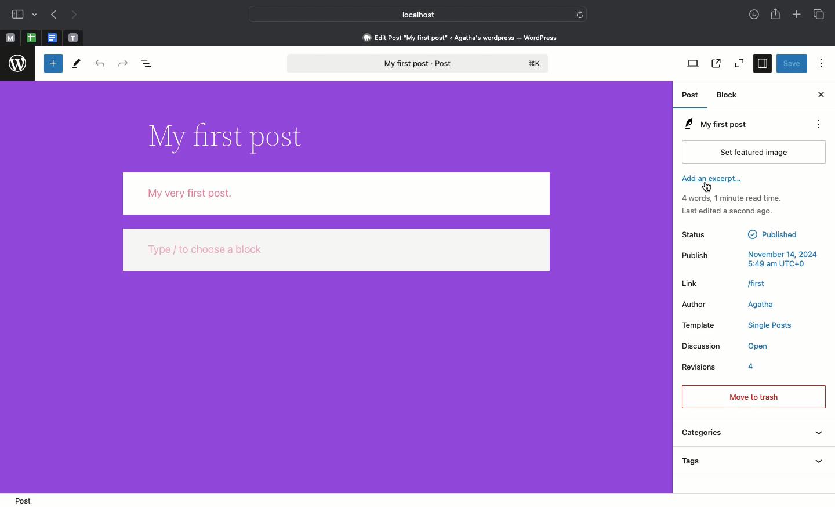 The image size is (835, 507). What do you see at coordinates (123, 63) in the screenshot?
I see `Redo` at bounding box center [123, 63].